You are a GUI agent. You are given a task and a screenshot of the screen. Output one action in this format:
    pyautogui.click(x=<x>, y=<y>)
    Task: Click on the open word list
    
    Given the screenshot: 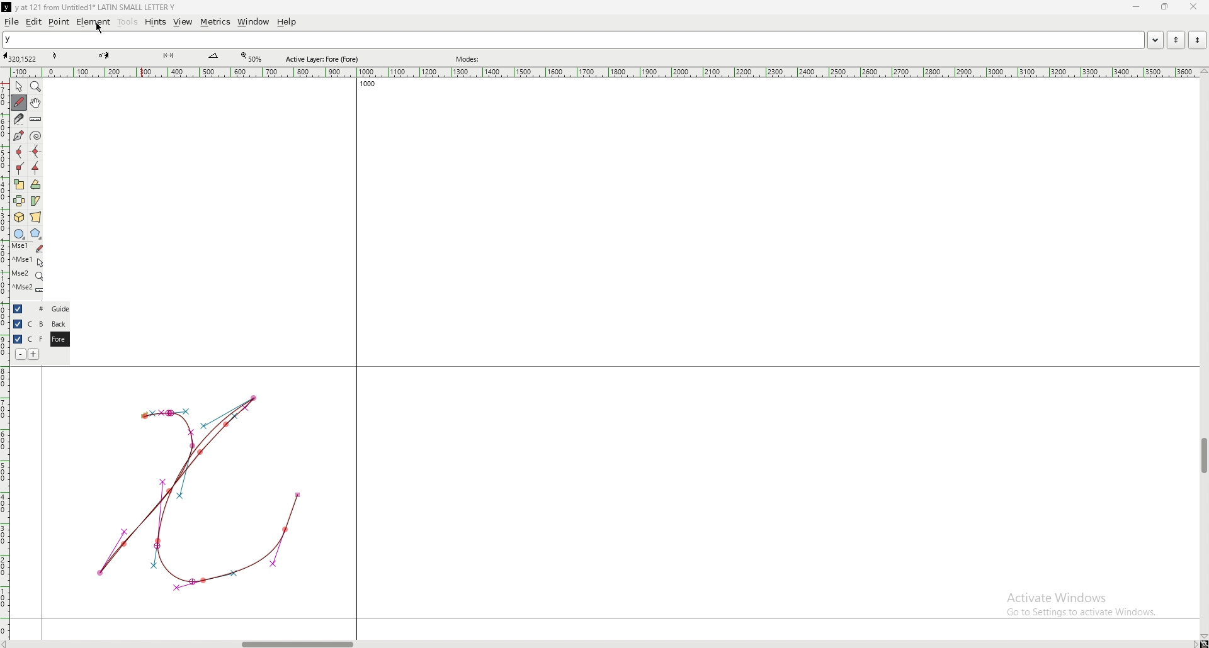 What is the action you would take?
    pyautogui.click(x=1155, y=40)
    